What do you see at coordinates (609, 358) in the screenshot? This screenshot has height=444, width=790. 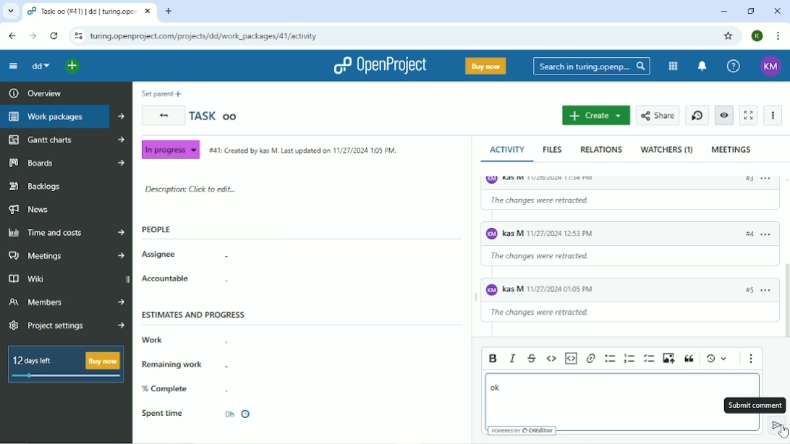 I see `Bulleted list` at bounding box center [609, 358].